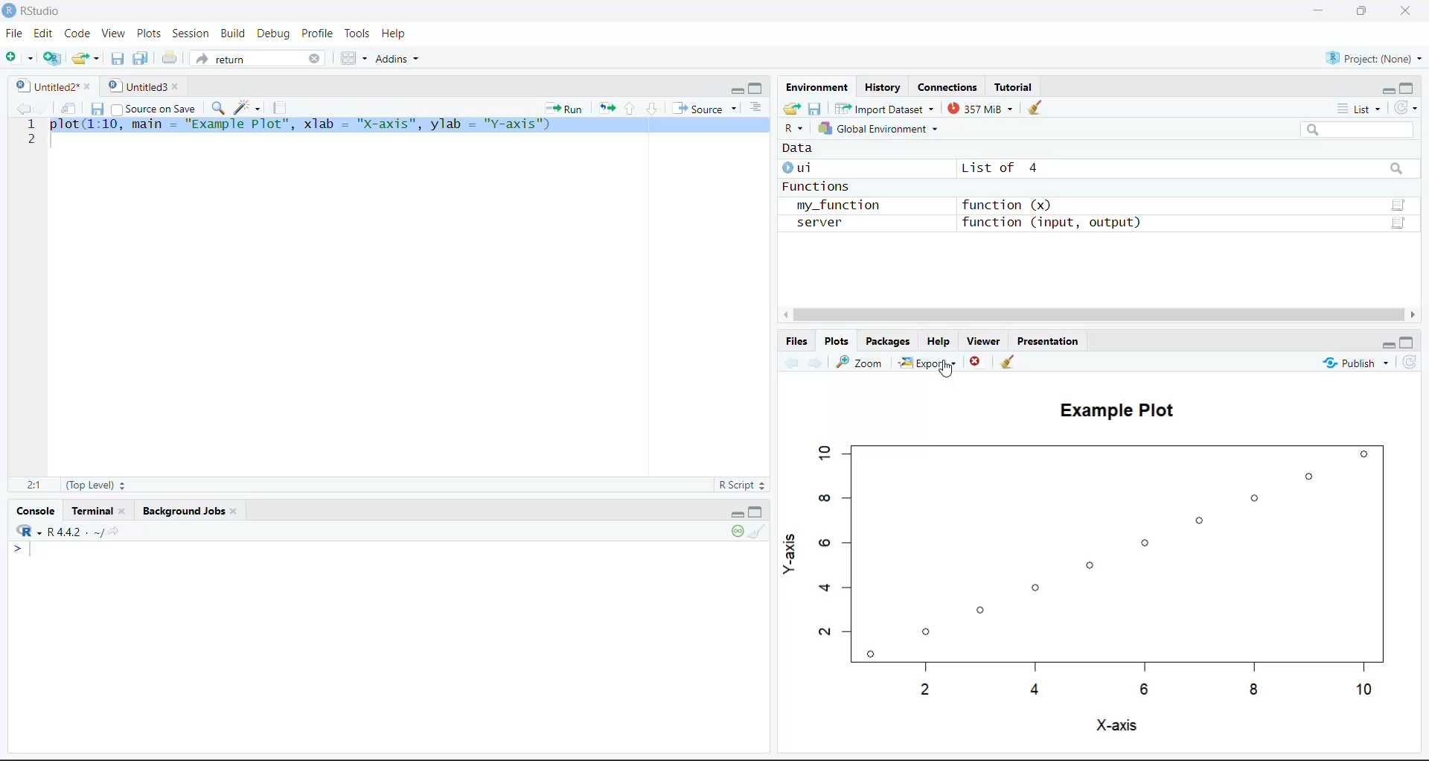 The width and height of the screenshot is (1429, 761). I want to click on Debug, so click(274, 34).